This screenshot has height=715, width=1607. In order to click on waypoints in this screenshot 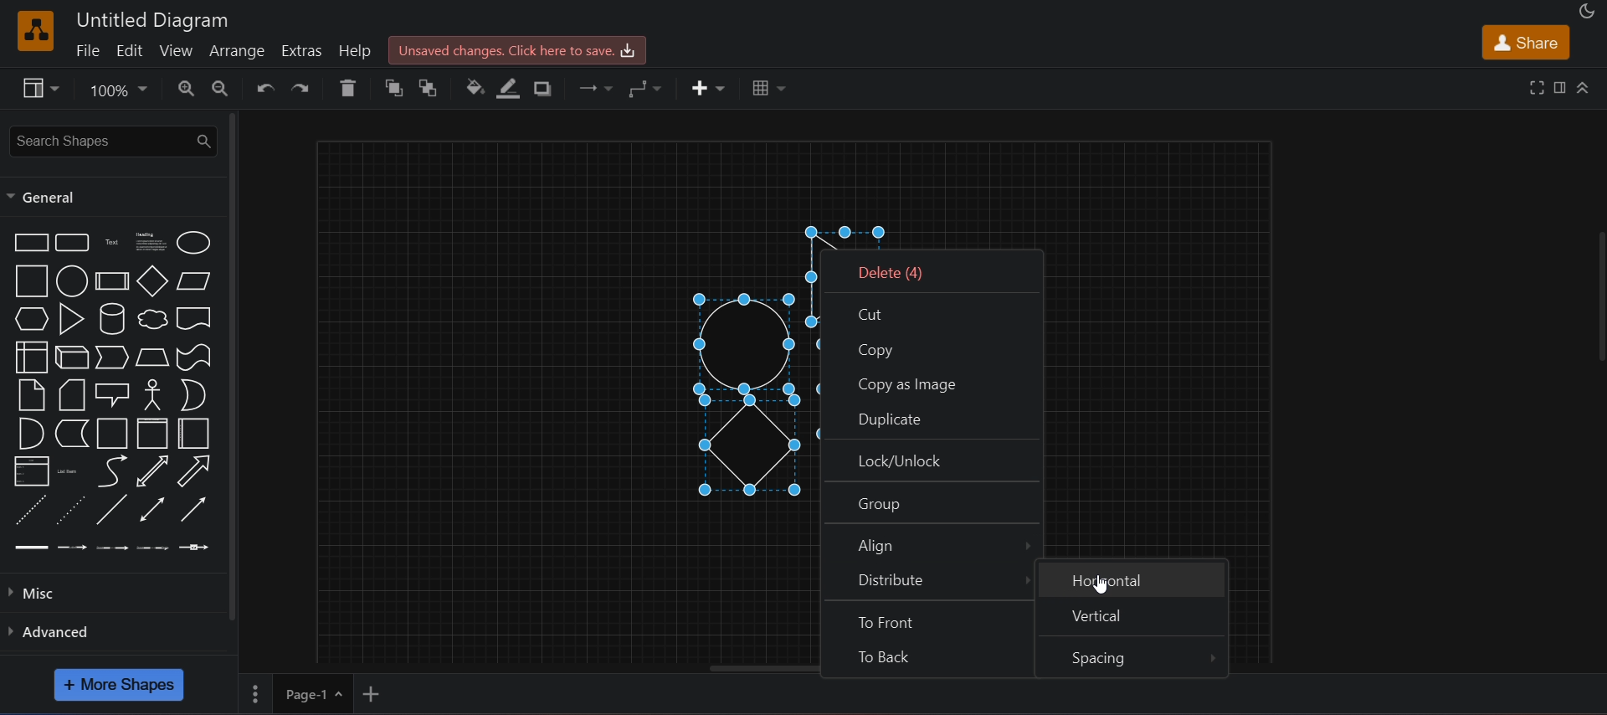, I will do `click(653, 89)`.